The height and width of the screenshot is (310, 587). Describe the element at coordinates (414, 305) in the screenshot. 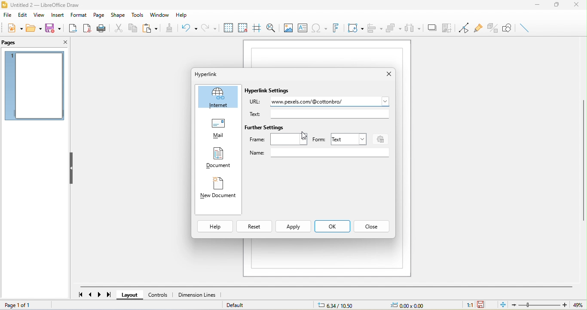

I see `0.00x0.00` at that location.